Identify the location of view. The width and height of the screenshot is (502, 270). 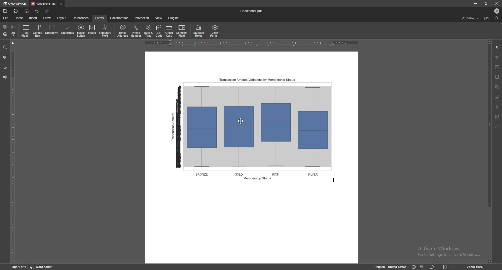
(159, 18).